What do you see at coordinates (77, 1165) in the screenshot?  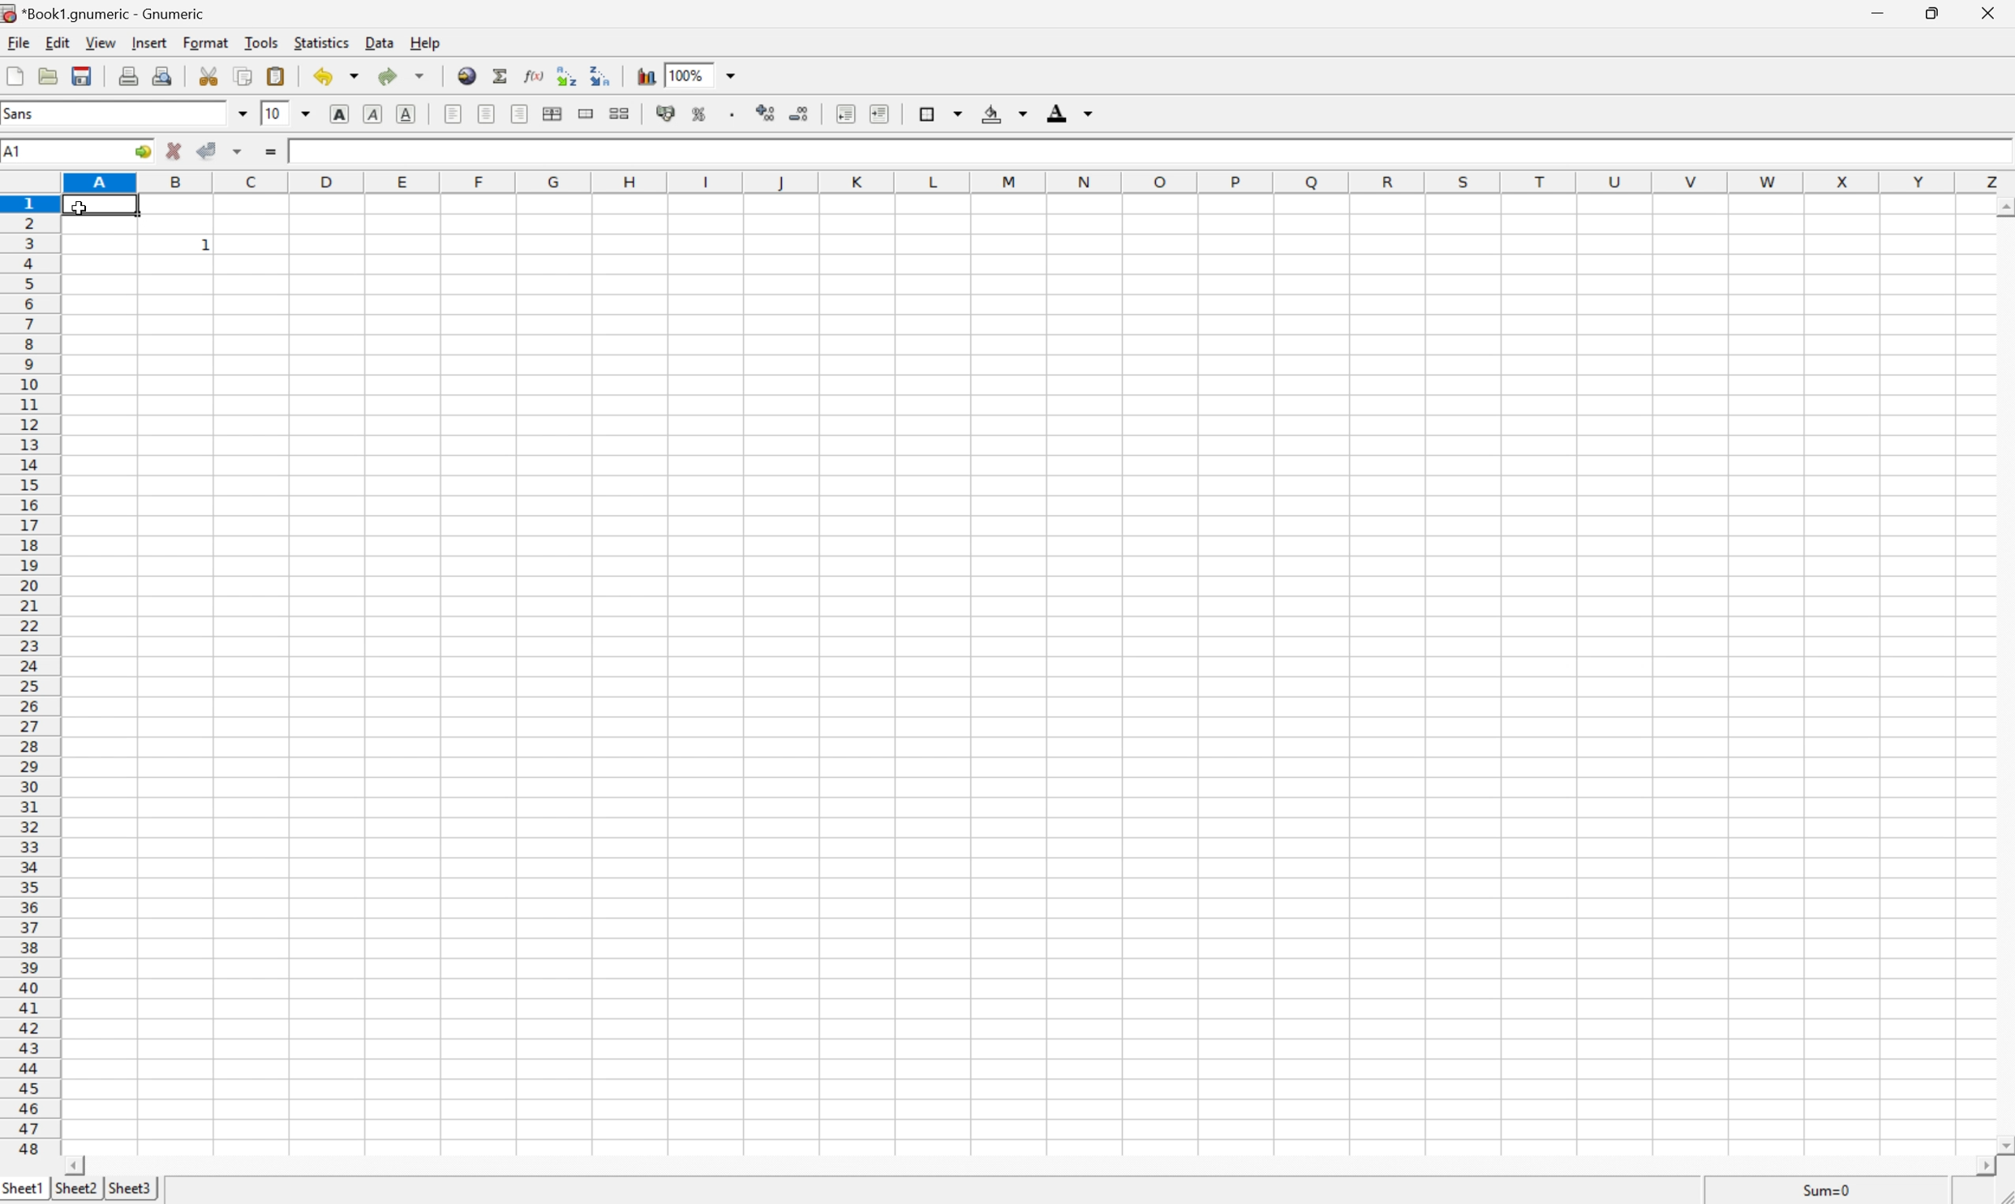 I see `scroll left` at bounding box center [77, 1165].